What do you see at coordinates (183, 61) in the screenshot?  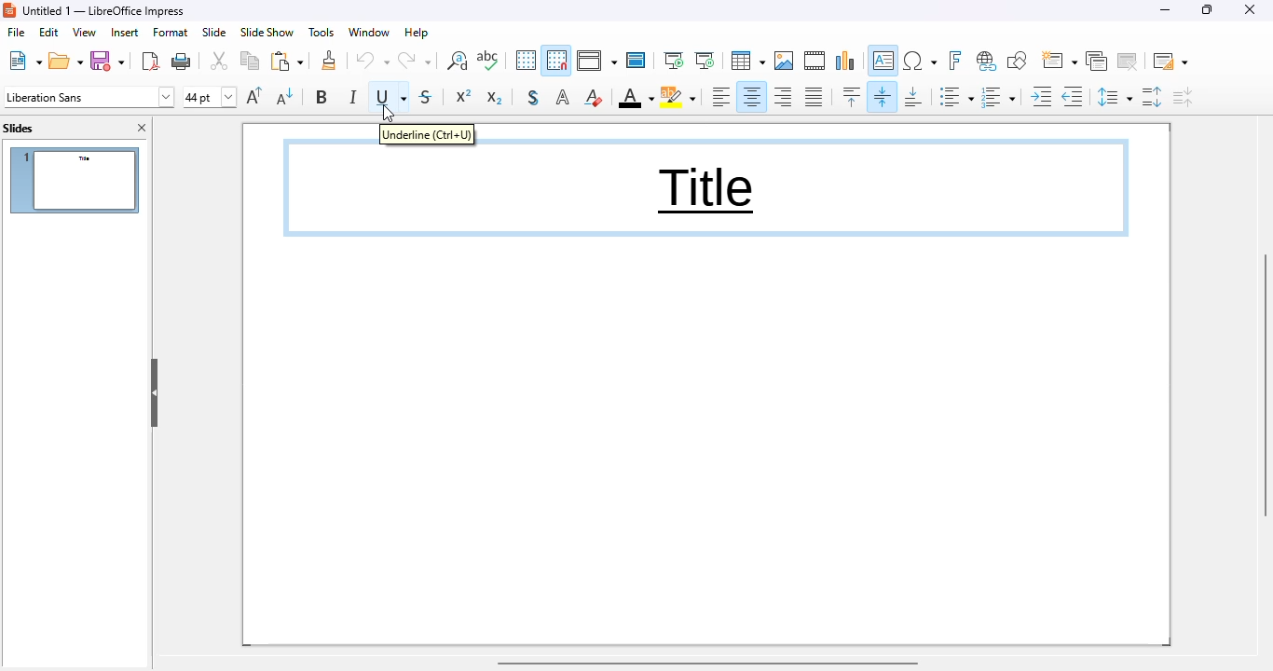 I see `print` at bounding box center [183, 61].